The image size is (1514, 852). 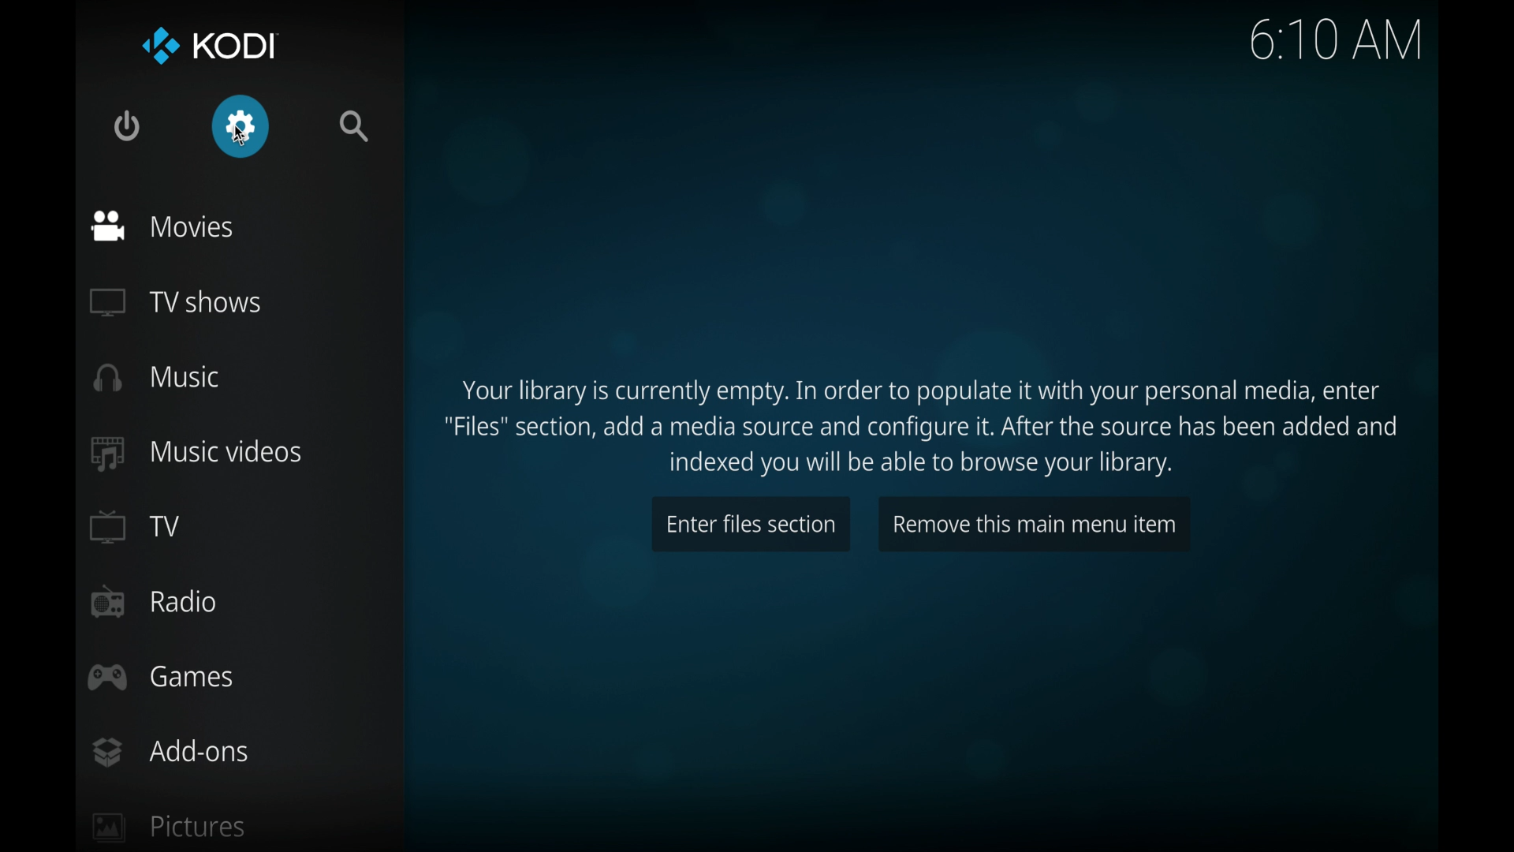 I want to click on Your library is currently empty. In order to populate it with your personal media, enter
"Files" section, add a media source and configure it. After the source has been added and
indexed you will be able to browse your library., so click(x=927, y=424).